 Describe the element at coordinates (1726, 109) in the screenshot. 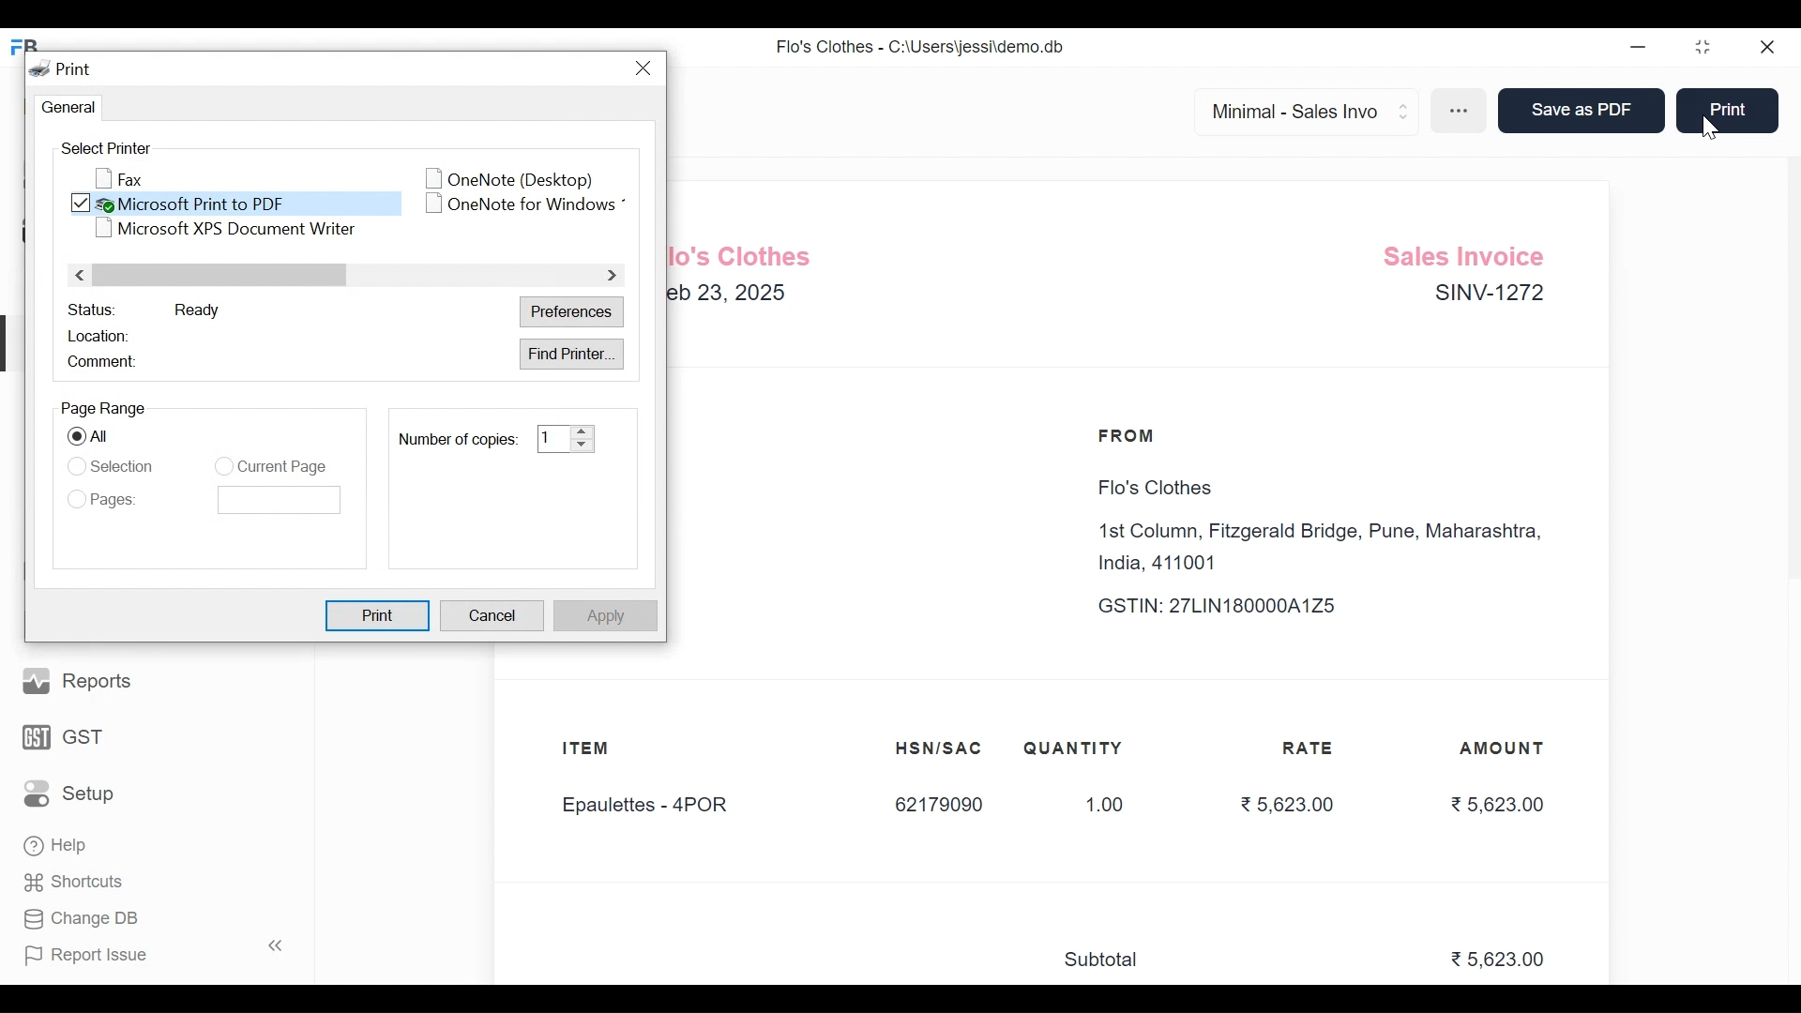

I see `Print` at that location.